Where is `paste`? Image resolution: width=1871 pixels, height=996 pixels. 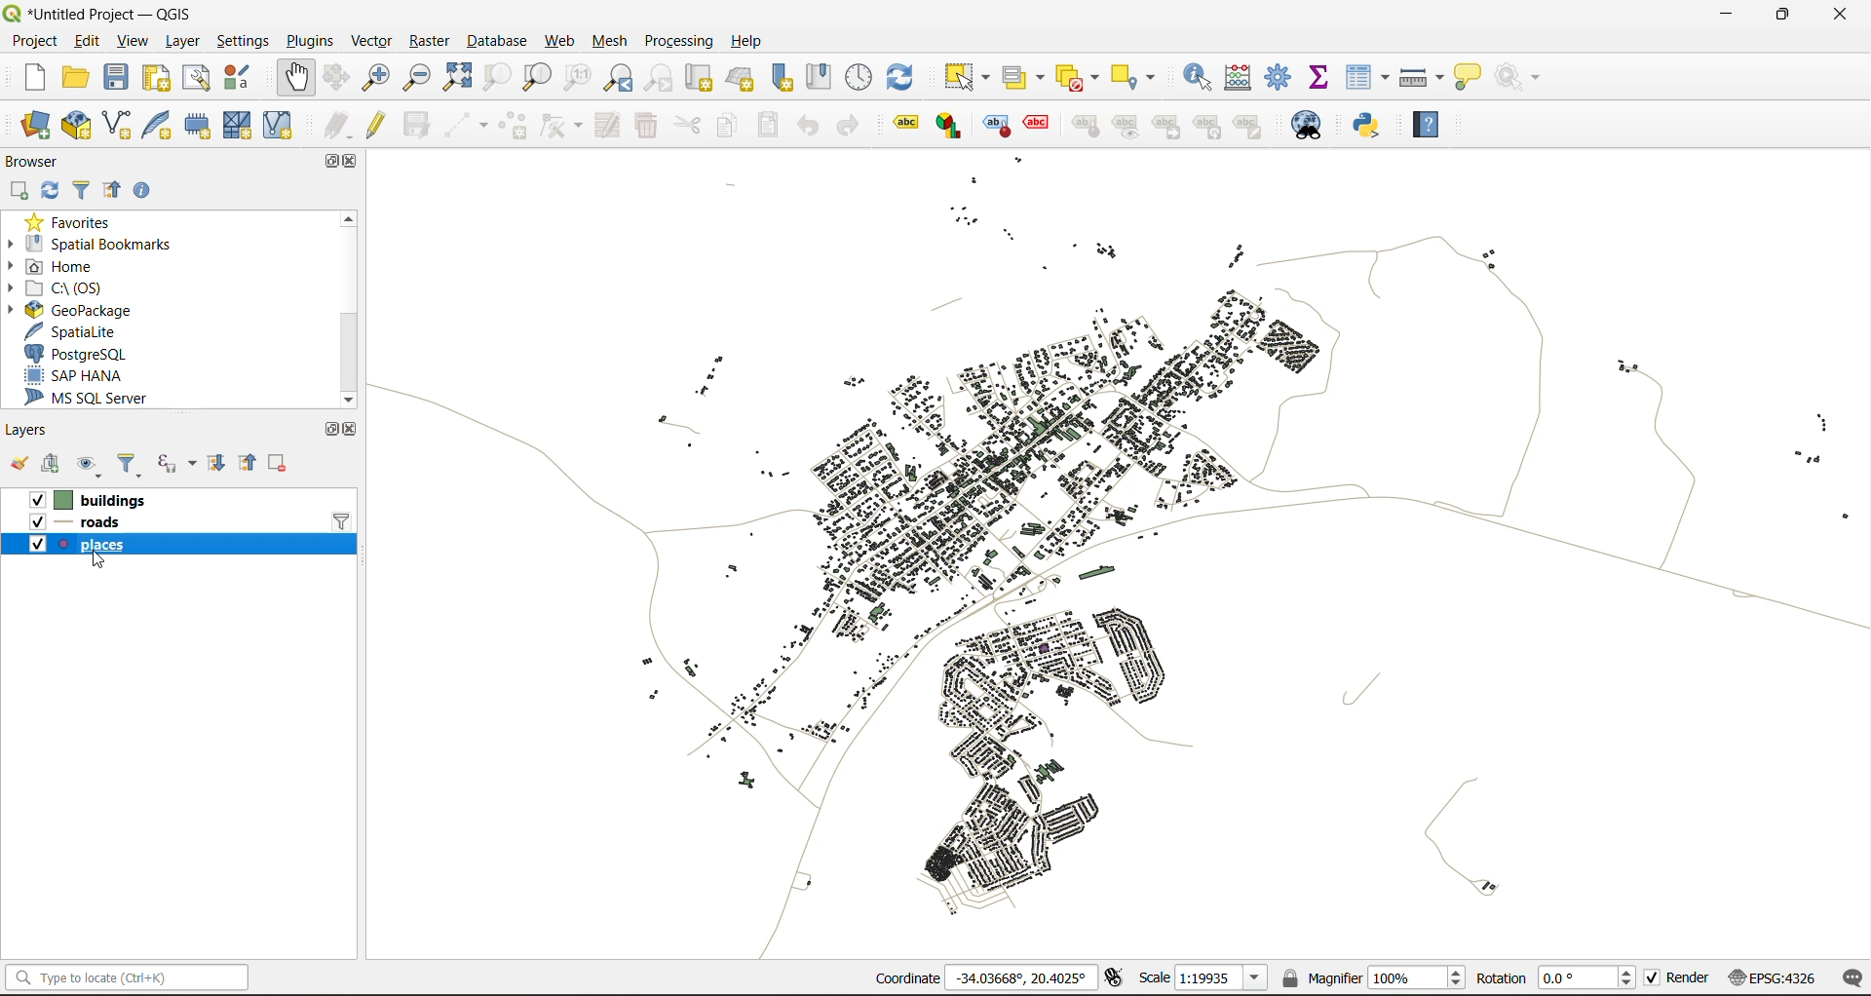 paste is located at coordinates (774, 125).